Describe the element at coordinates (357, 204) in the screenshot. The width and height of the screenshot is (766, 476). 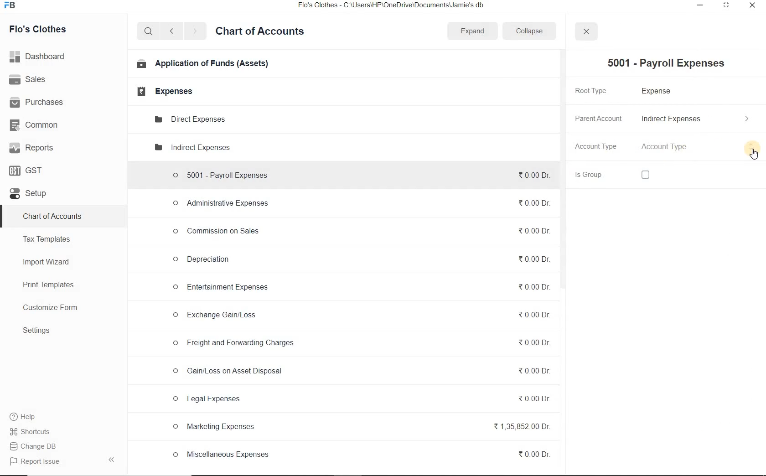
I see `© Administrative Expenses %0.00Dr.` at that location.